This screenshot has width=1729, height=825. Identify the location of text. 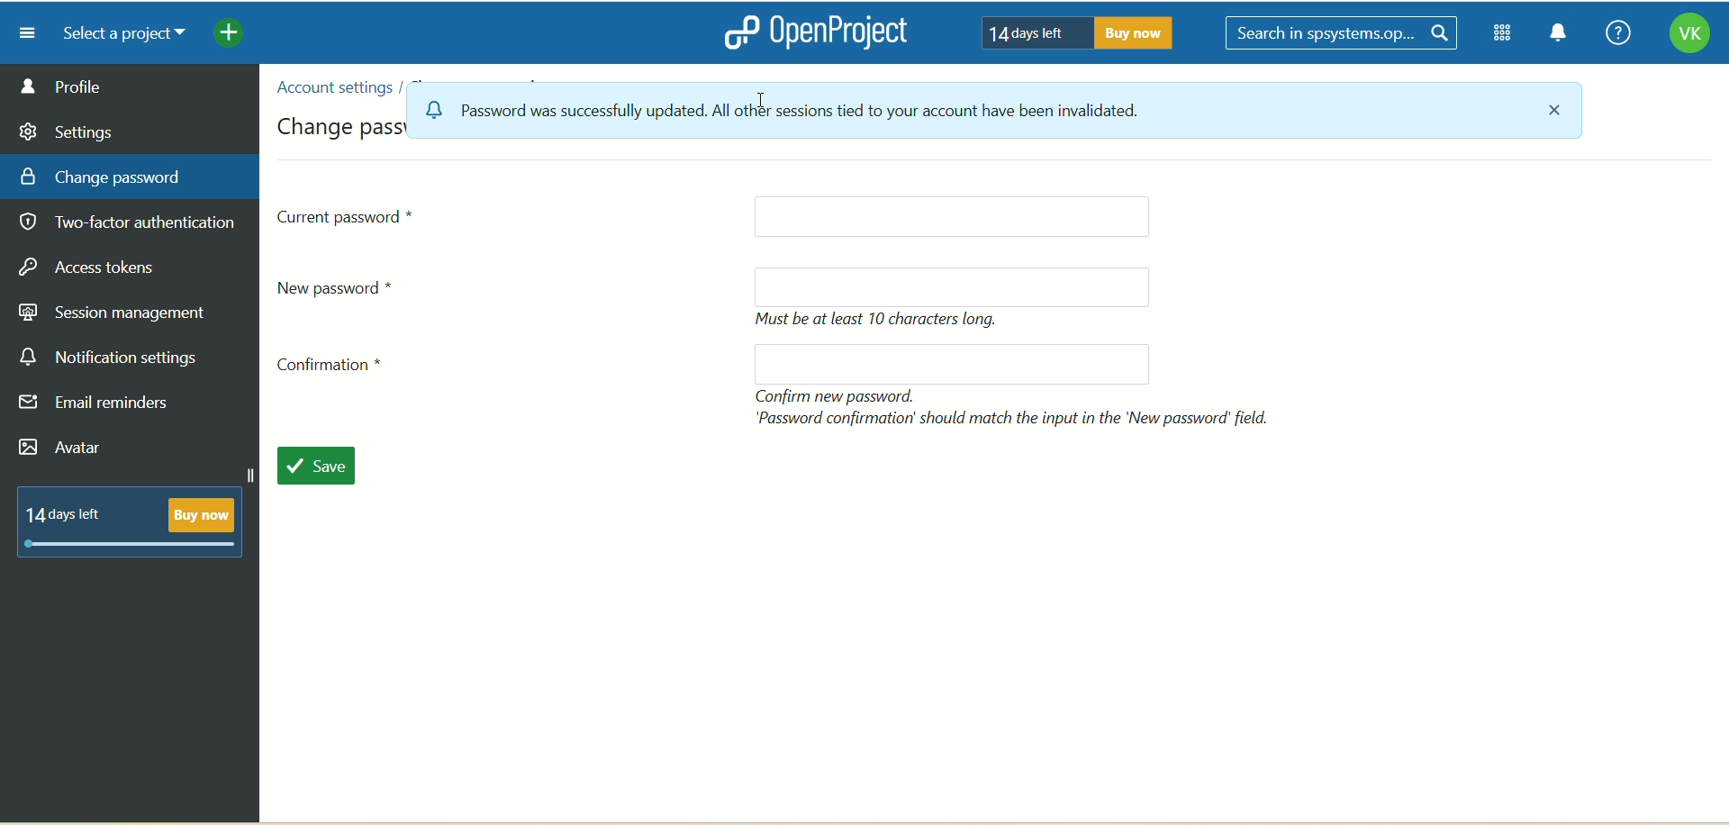
(1017, 407).